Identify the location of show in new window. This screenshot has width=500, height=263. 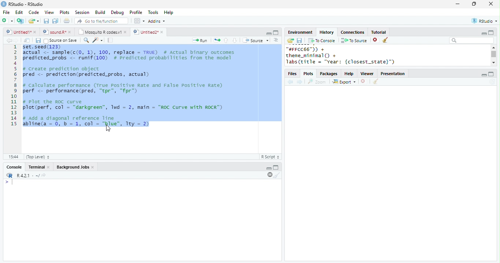
(27, 40).